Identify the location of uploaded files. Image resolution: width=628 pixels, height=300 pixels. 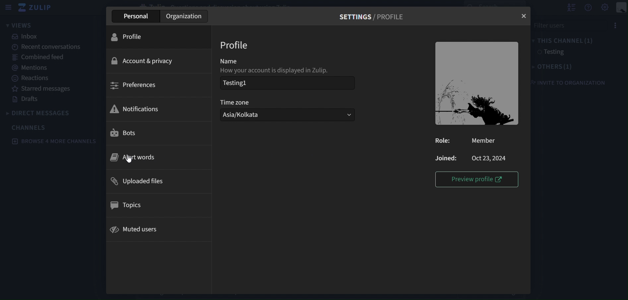
(139, 181).